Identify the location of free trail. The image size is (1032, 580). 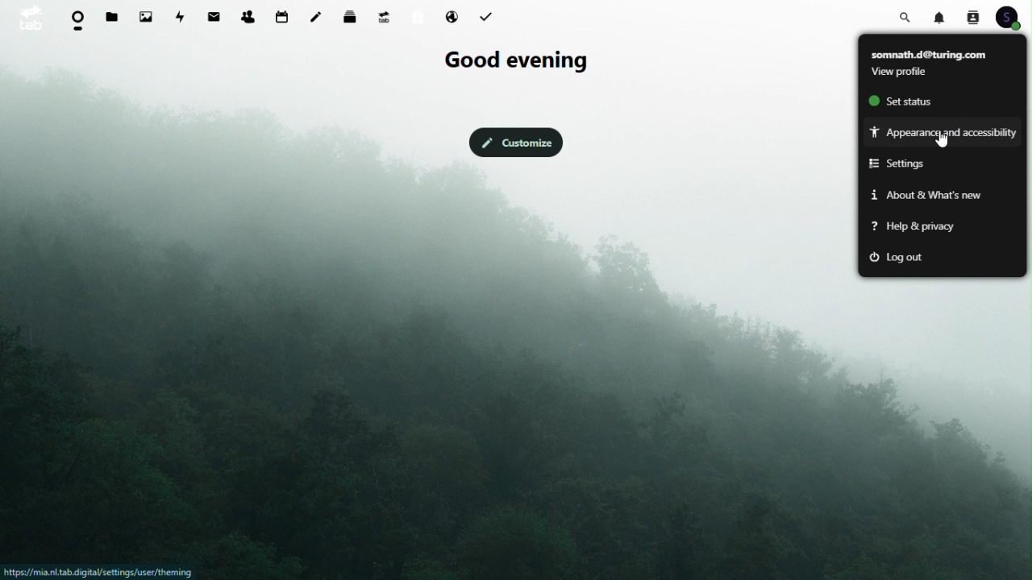
(414, 17).